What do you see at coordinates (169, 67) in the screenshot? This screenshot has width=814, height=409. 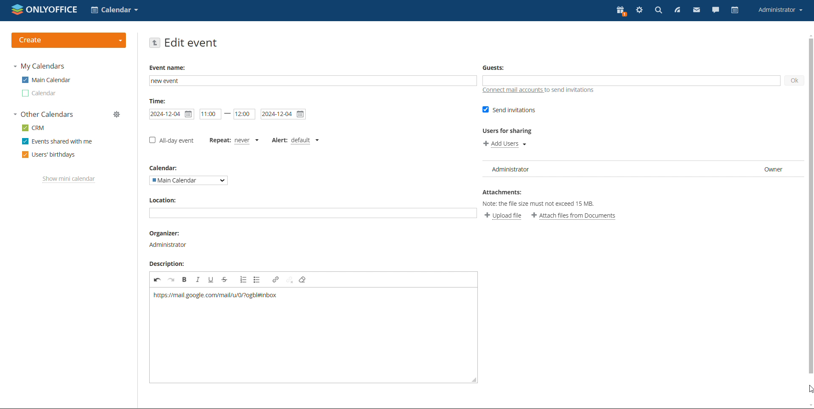 I see `Event name:` at bounding box center [169, 67].